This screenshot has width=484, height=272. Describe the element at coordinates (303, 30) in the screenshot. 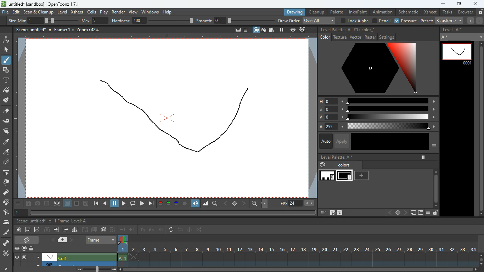

I see `frame` at that location.